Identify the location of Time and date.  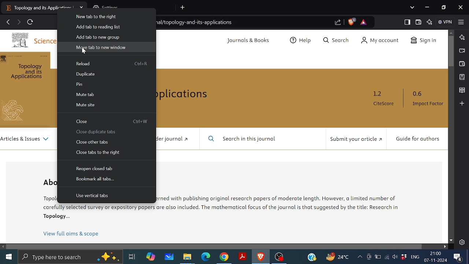
(436, 257).